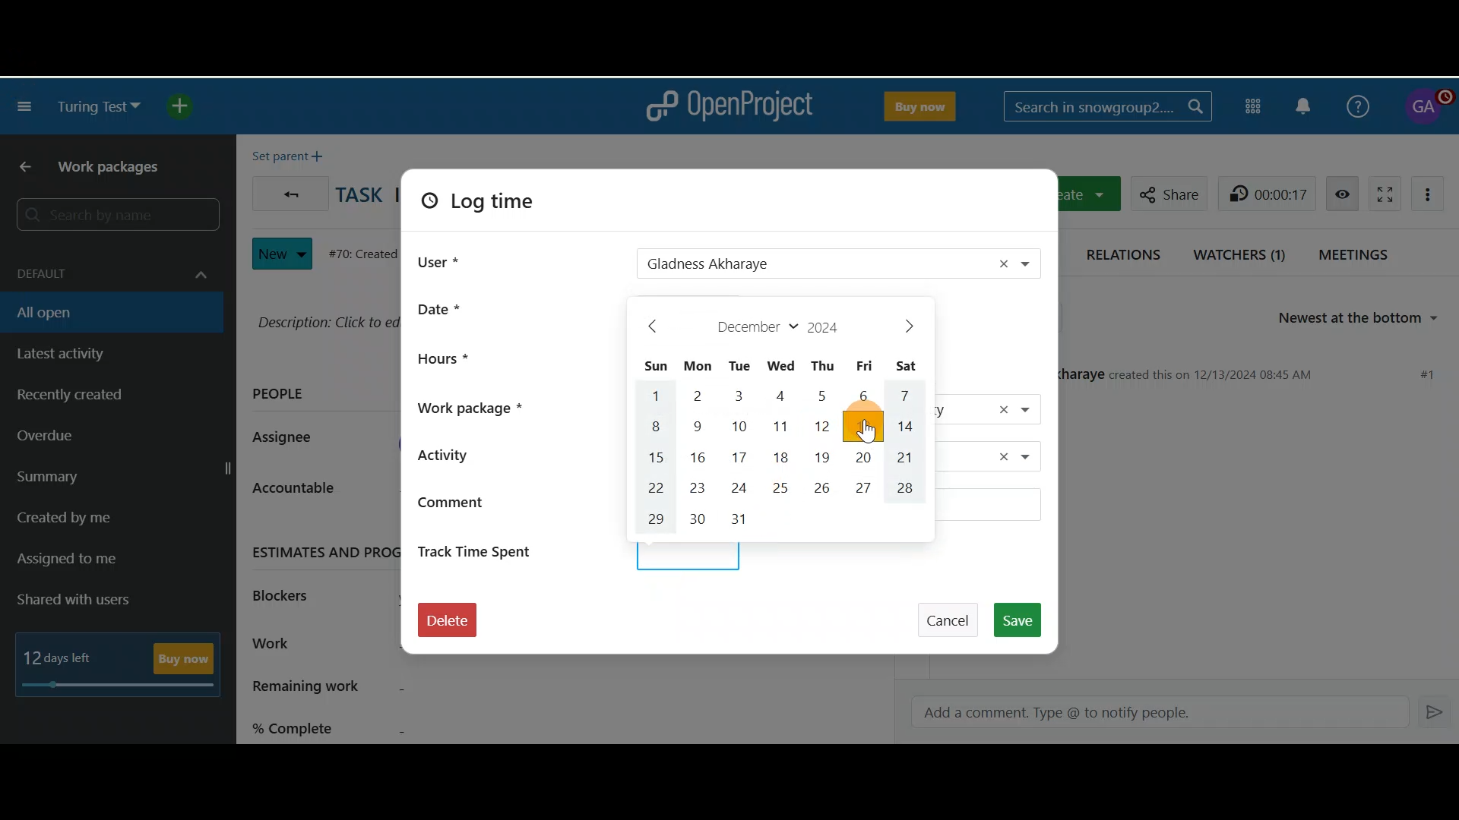  Describe the element at coordinates (701, 365) in the screenshot. I see `Mon` at that location.